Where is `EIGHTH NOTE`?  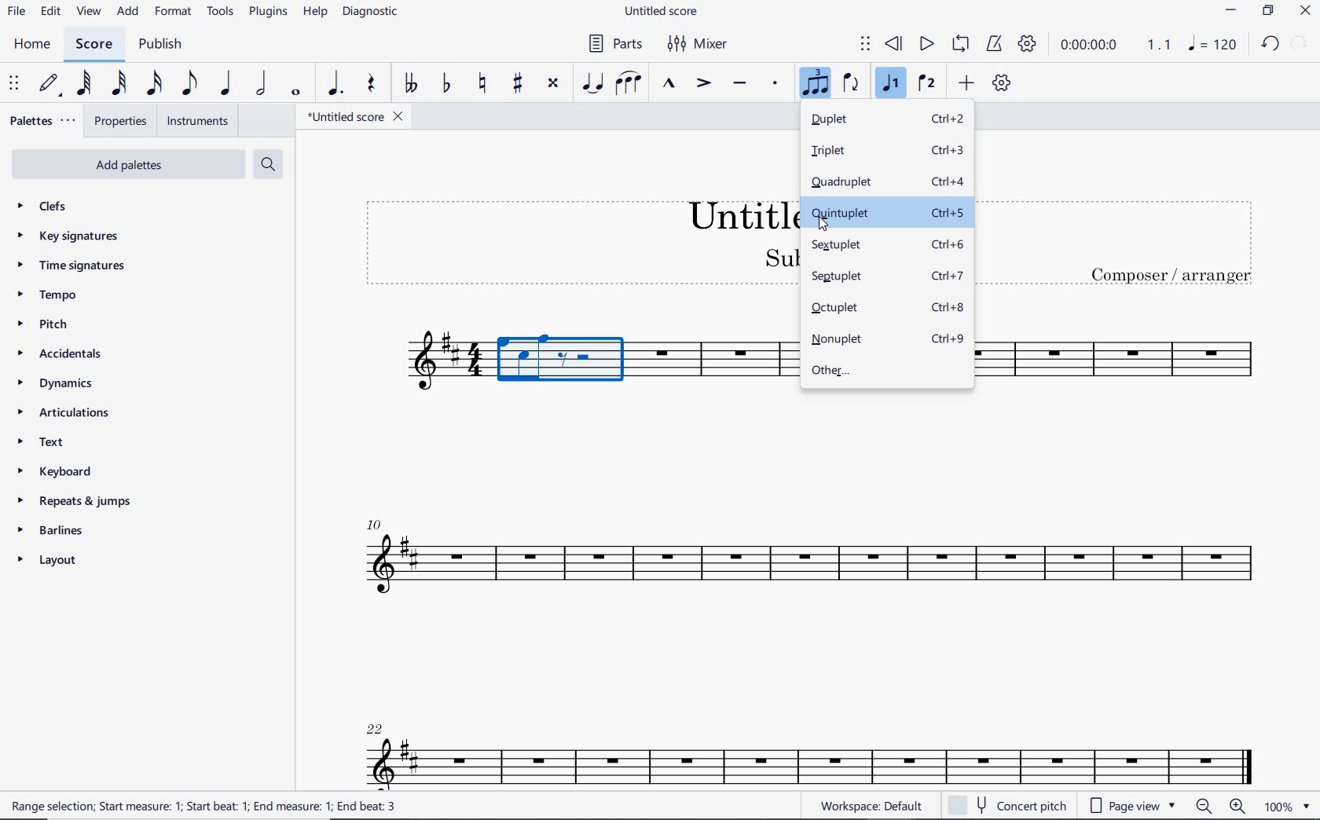 EIGHTH NOTE is located at coordinates (189, 82).